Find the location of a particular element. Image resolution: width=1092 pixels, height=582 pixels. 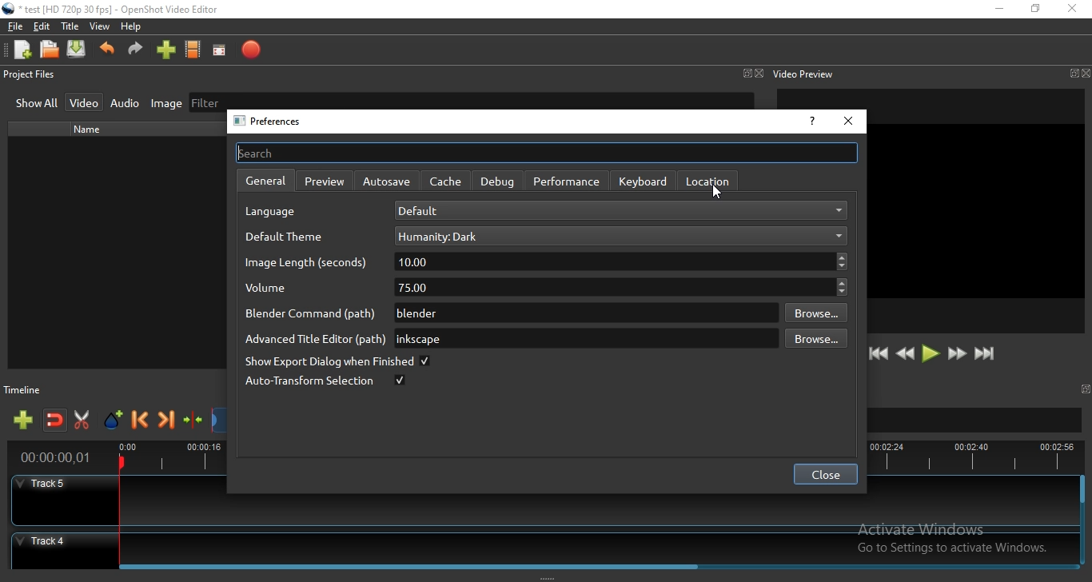

general is located at coordinates (263, 181).